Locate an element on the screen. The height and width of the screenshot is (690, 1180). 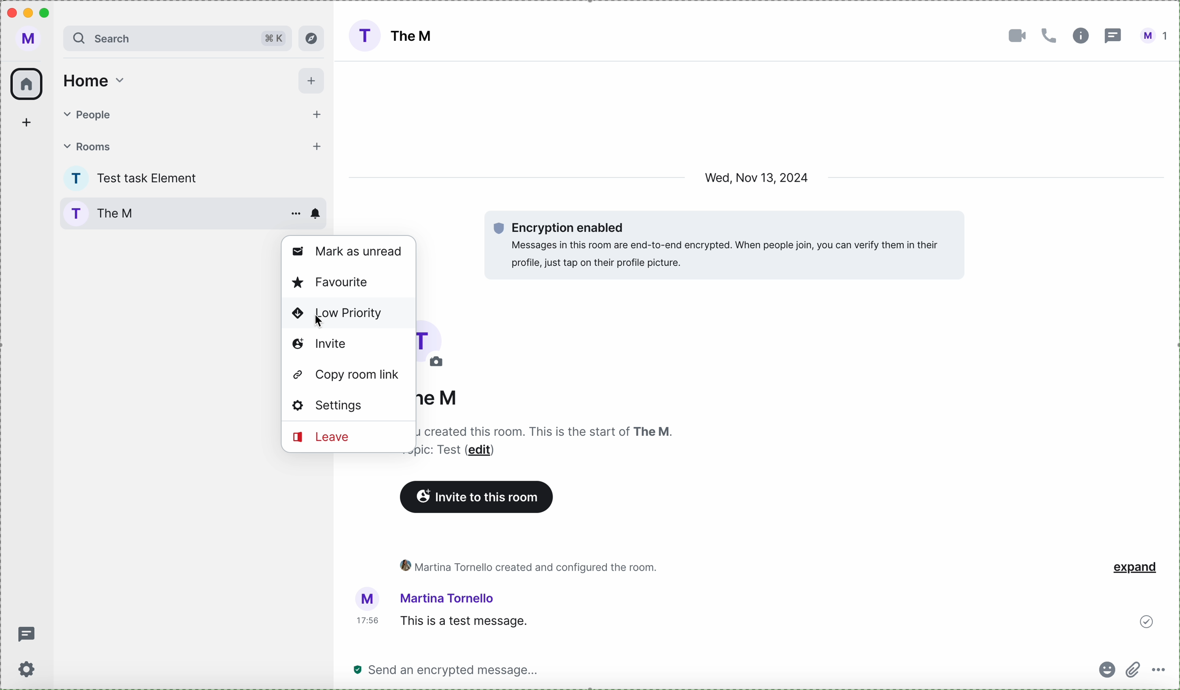
maximize is located at coordinates (45, 12).